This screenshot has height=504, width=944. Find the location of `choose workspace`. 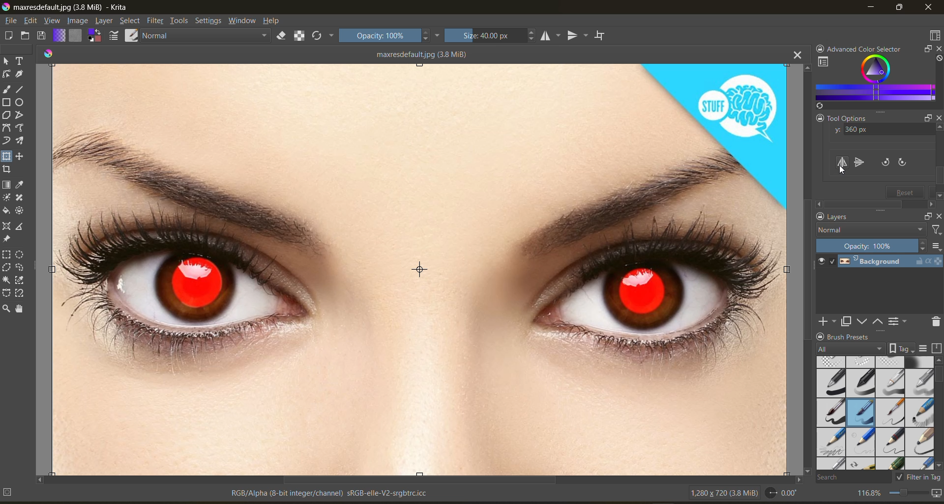

choose workspace is located at coordinates (934, 36).